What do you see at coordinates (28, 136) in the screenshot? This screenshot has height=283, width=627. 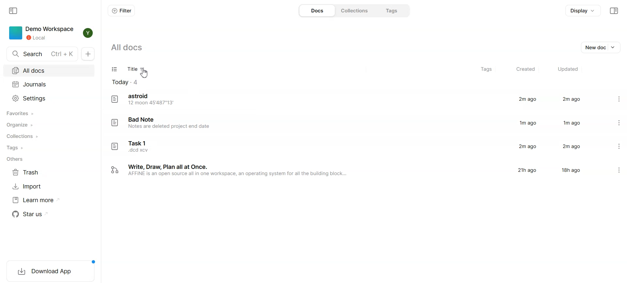 I see `Collections` at bounding box center [28, 136].